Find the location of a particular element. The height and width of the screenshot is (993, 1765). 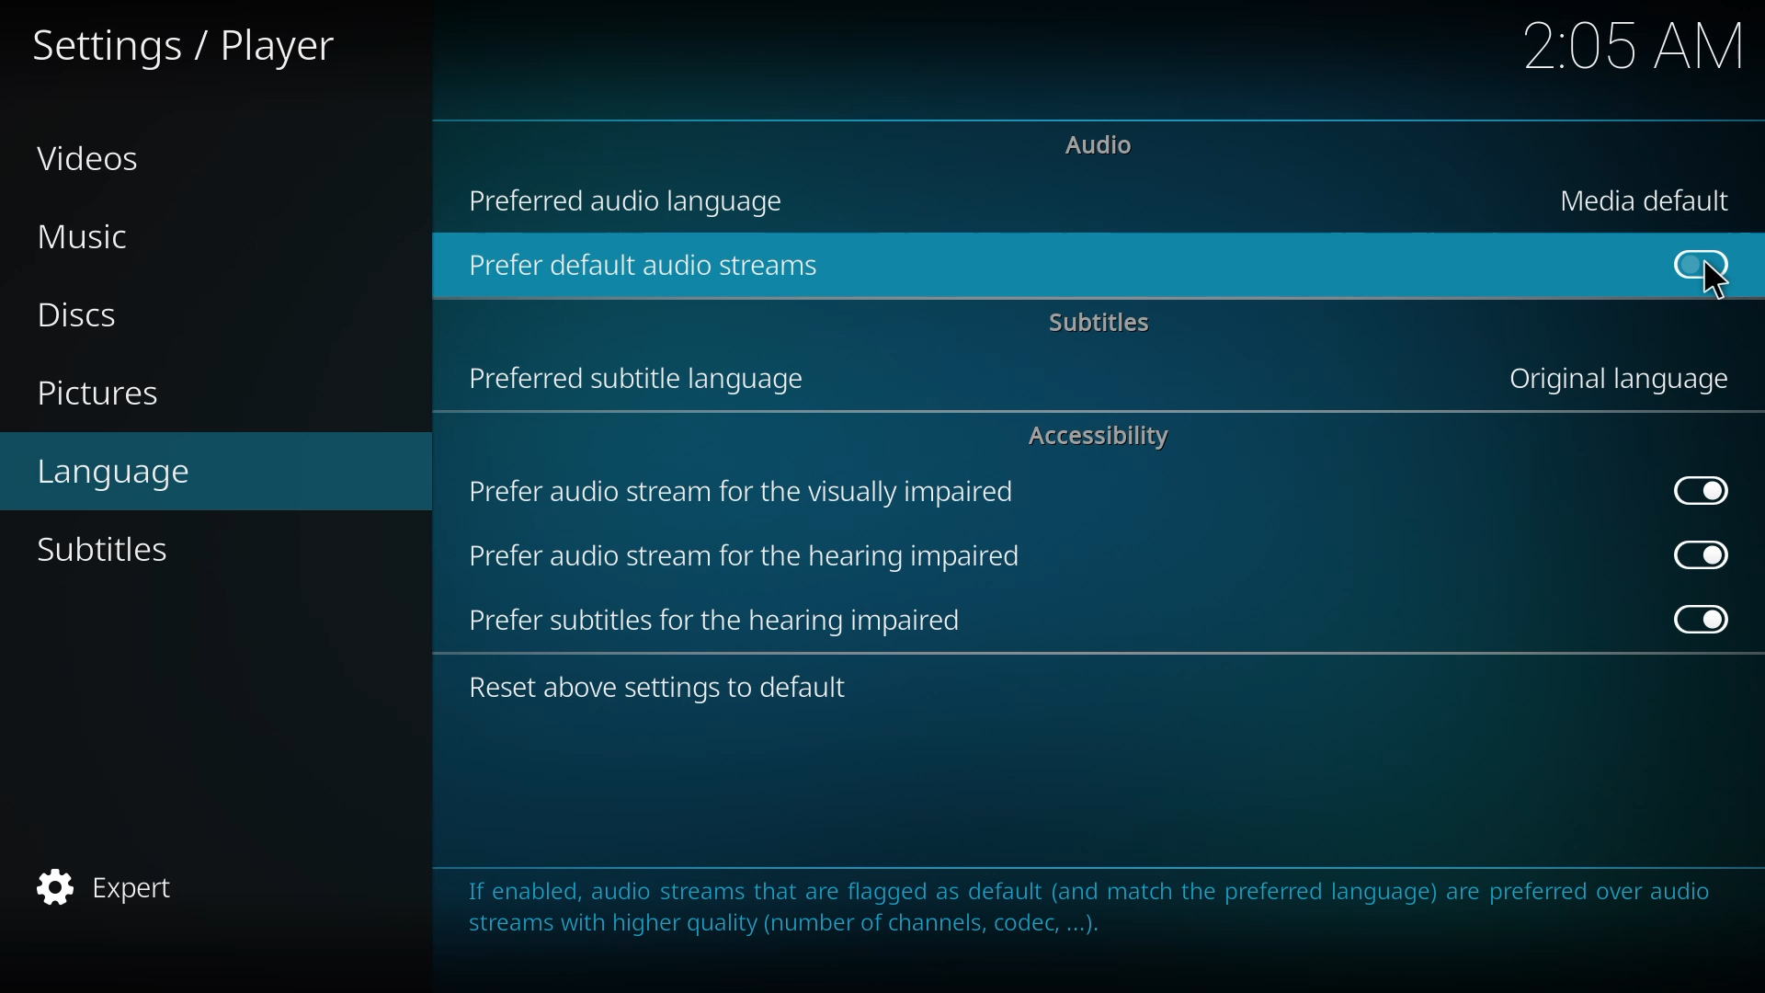

pictures is located at coordinates (102, 396).